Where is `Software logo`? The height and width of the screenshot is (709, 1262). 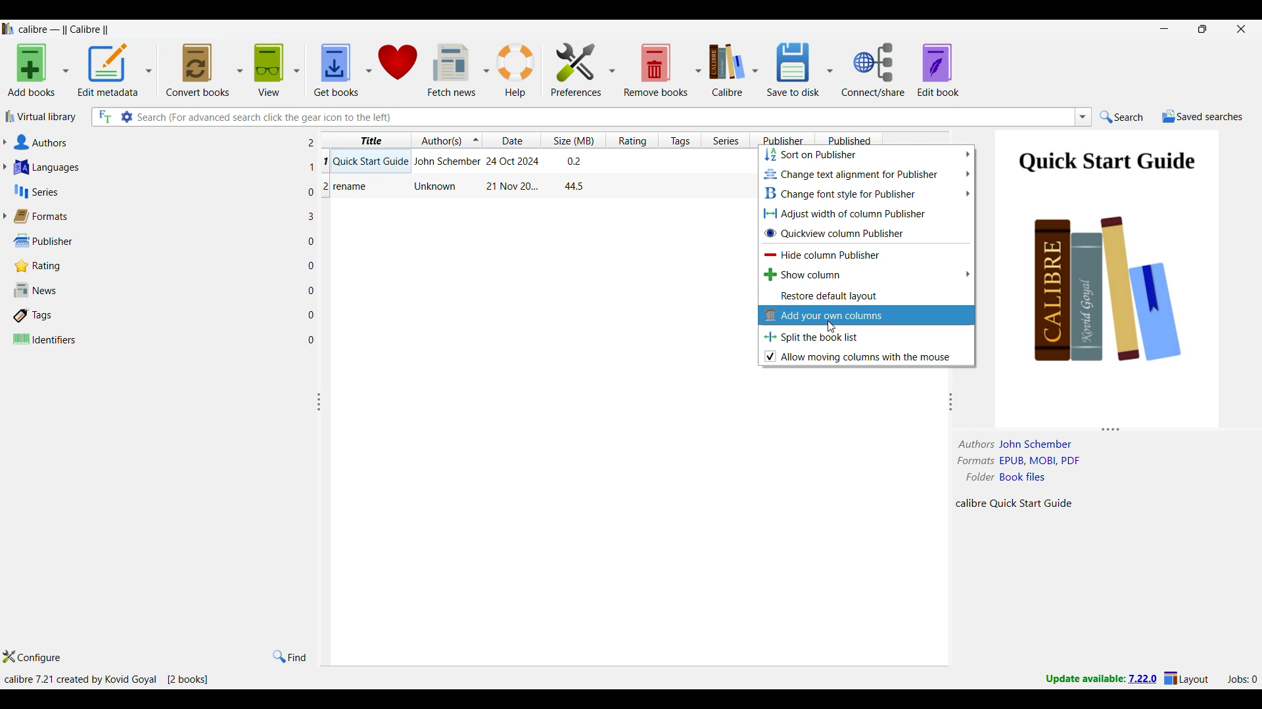 Software logo is located at coordinates (9, 29).